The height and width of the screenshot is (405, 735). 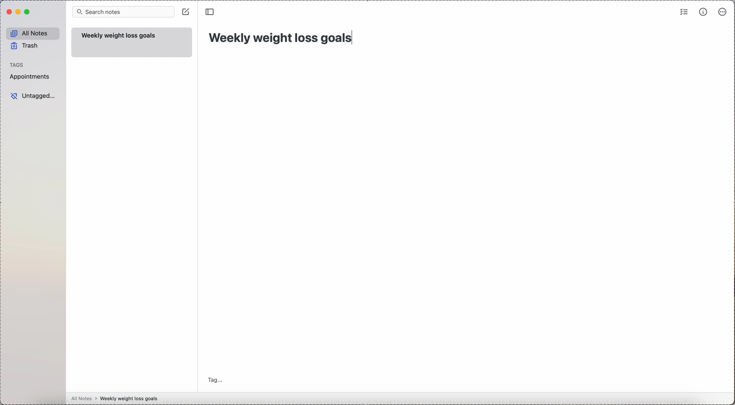 What do you see at coordinates (217, 379) in the screenshot?
I see `tag` at bounding box center [217, 379].